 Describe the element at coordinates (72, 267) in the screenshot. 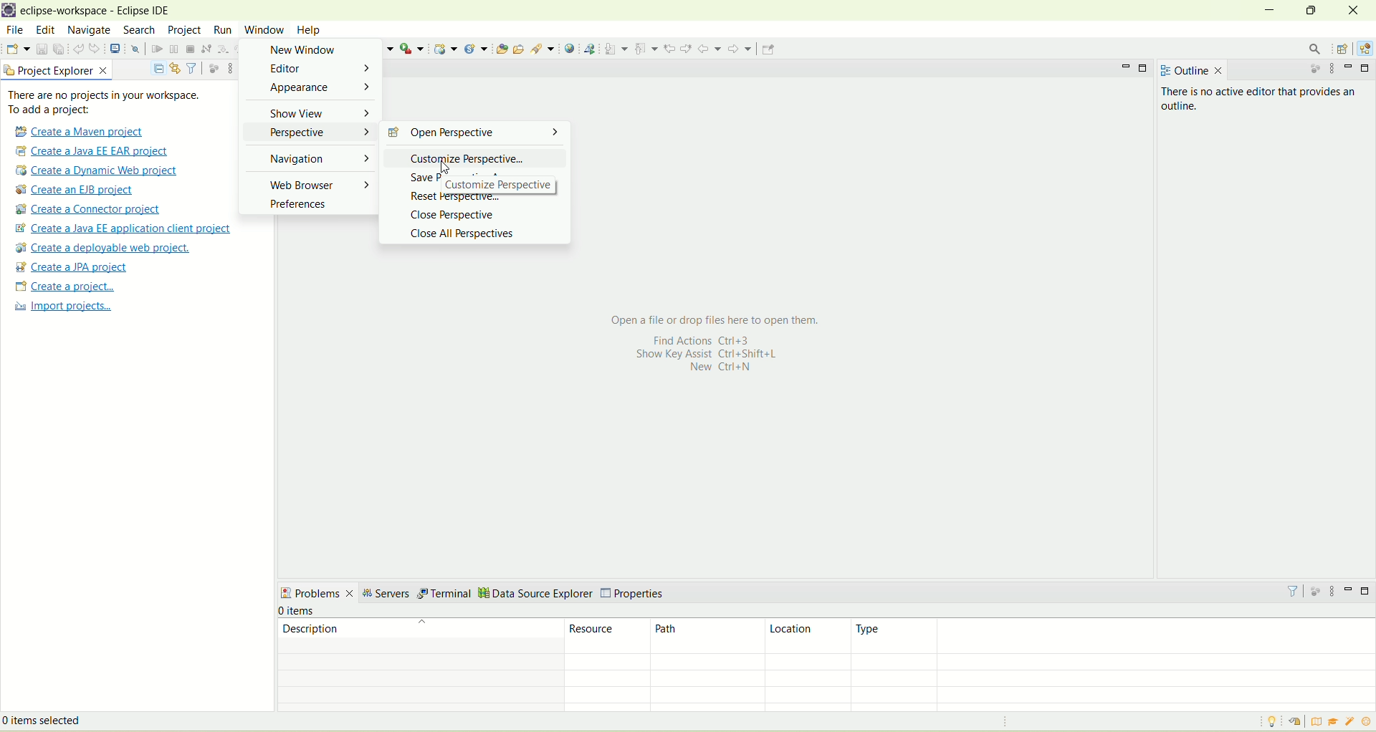

I see `create a JPA project` at that location.